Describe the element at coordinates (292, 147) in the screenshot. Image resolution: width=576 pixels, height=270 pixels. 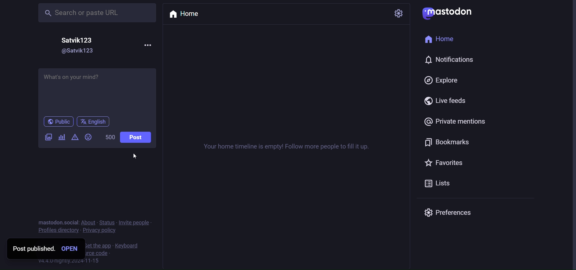
I see `instruction` at that location.